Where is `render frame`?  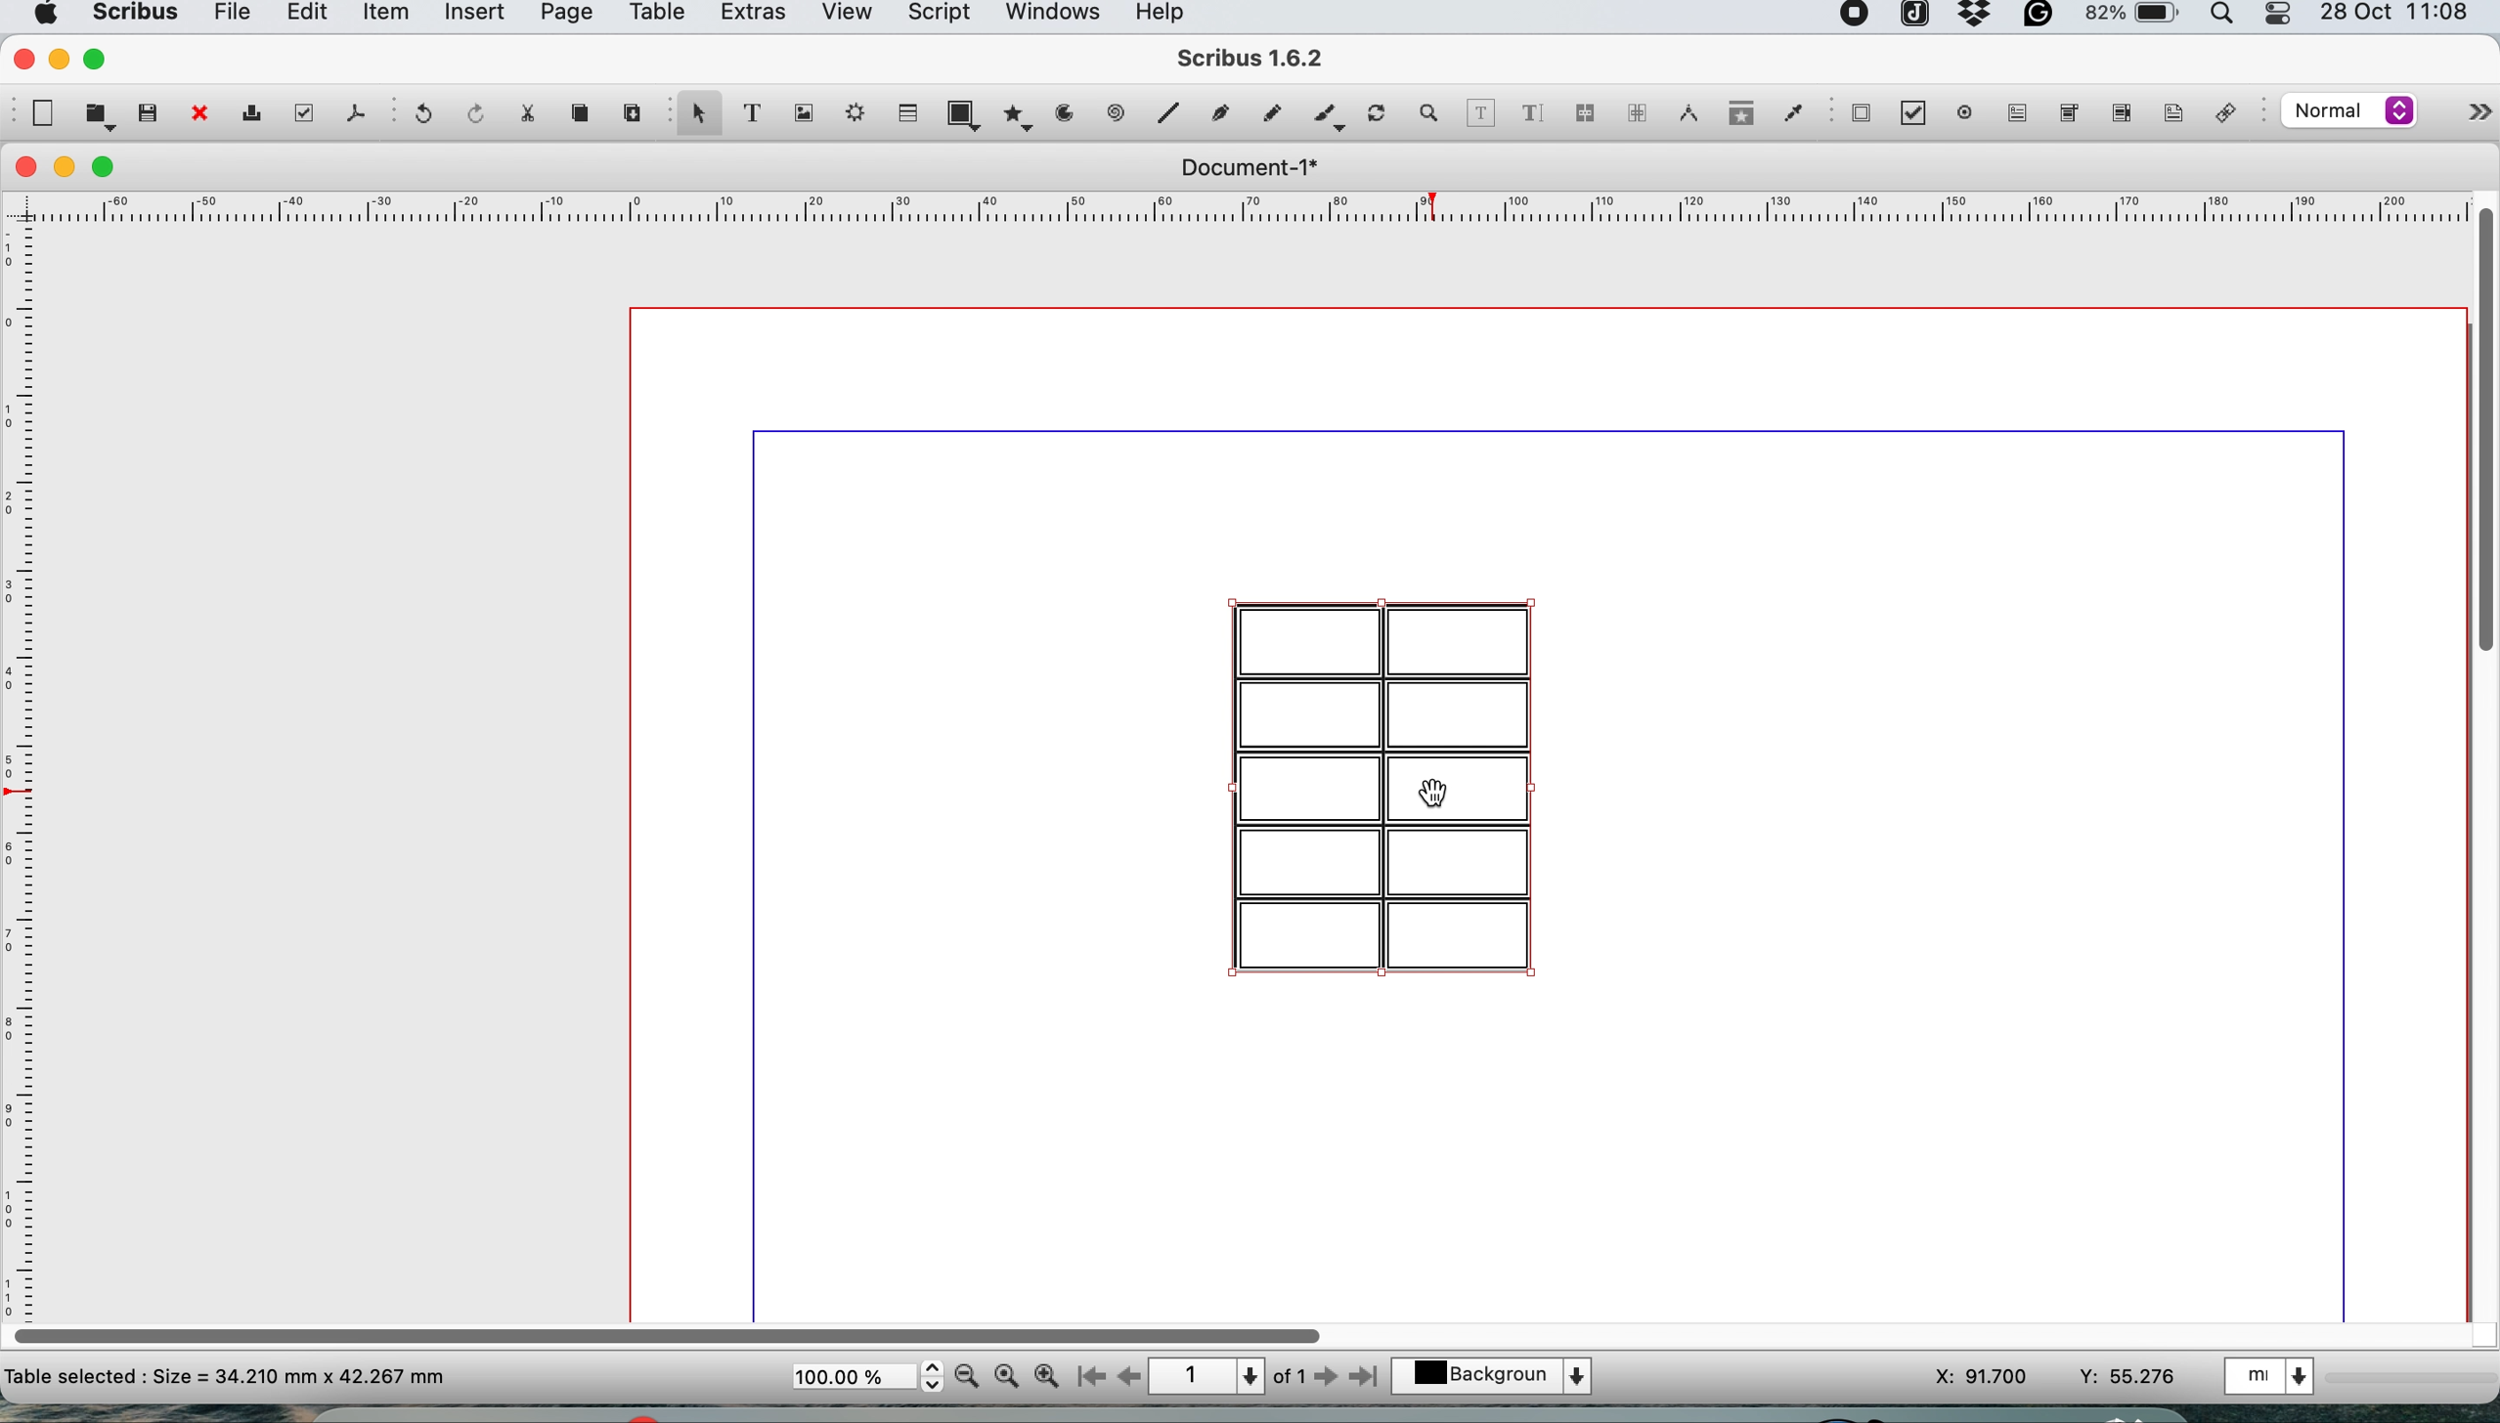
render frame is located at coordinates (850, 112).